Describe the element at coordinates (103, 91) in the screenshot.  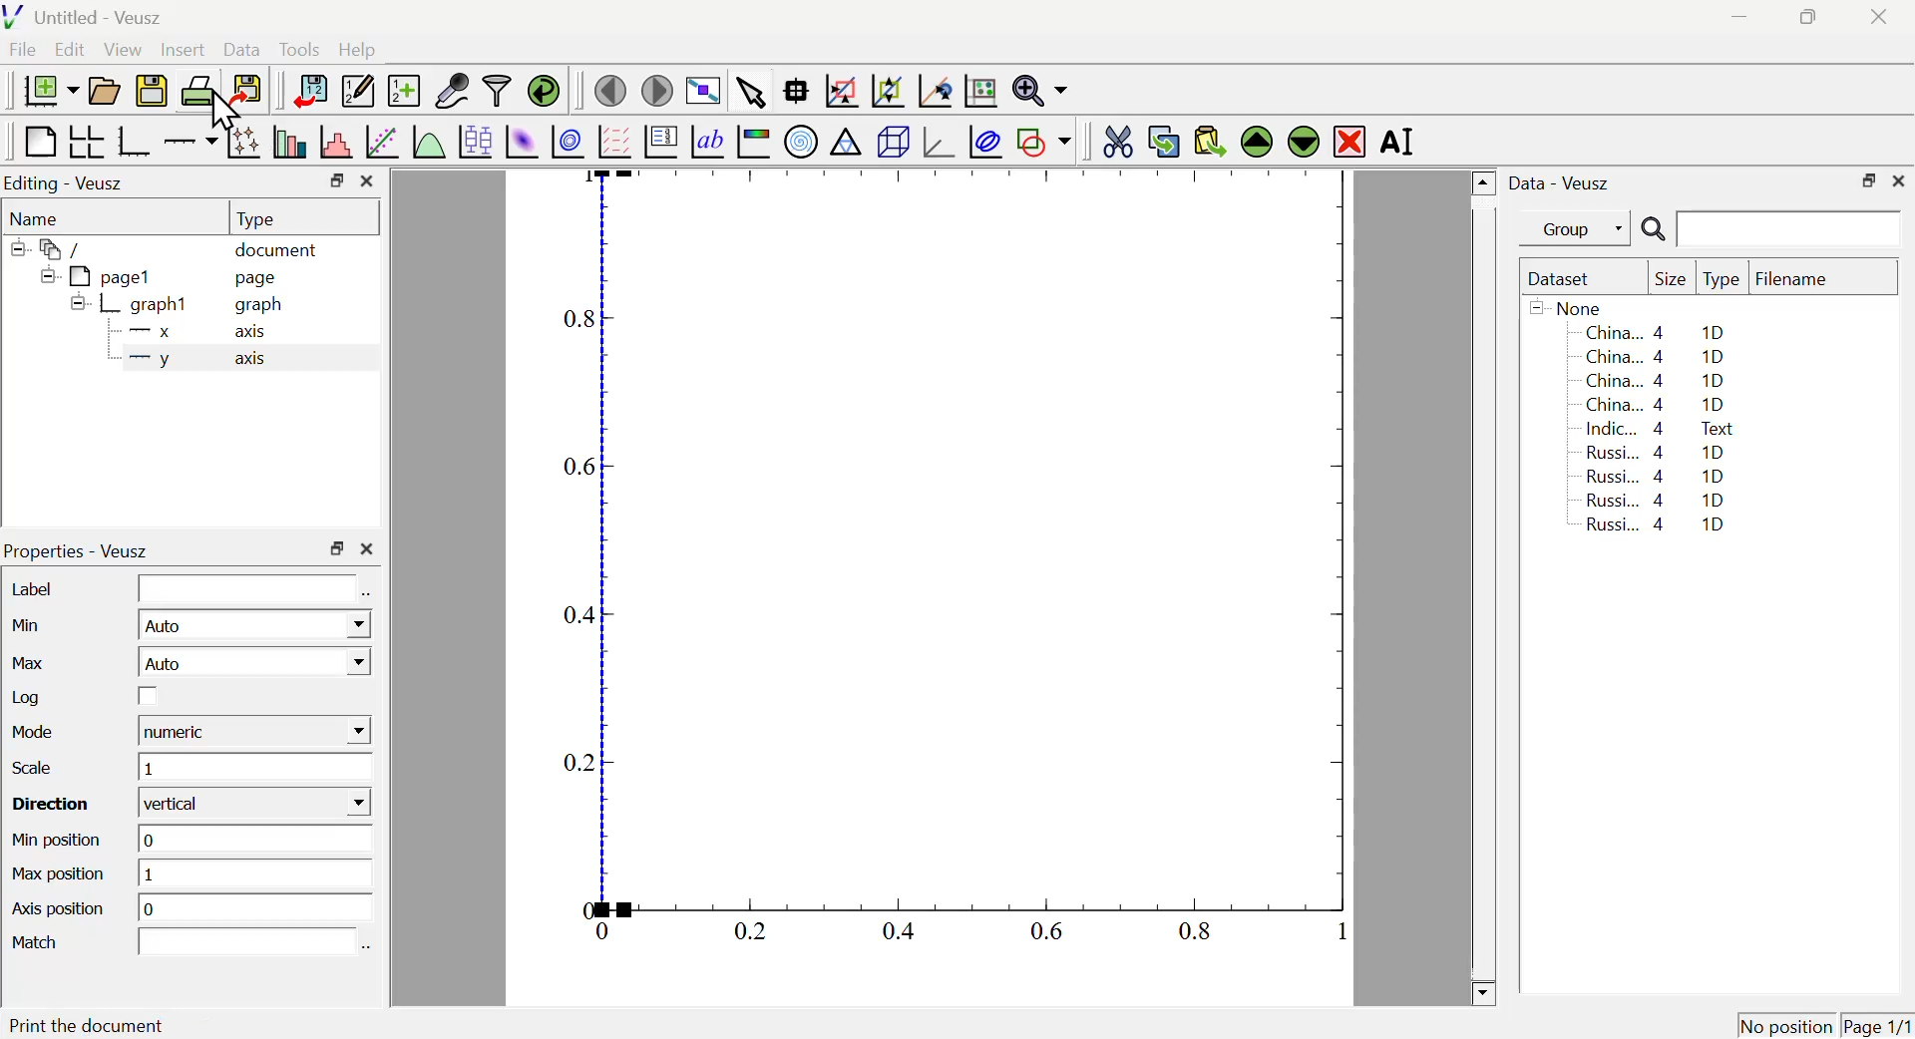
I see `Open a document` at that location.